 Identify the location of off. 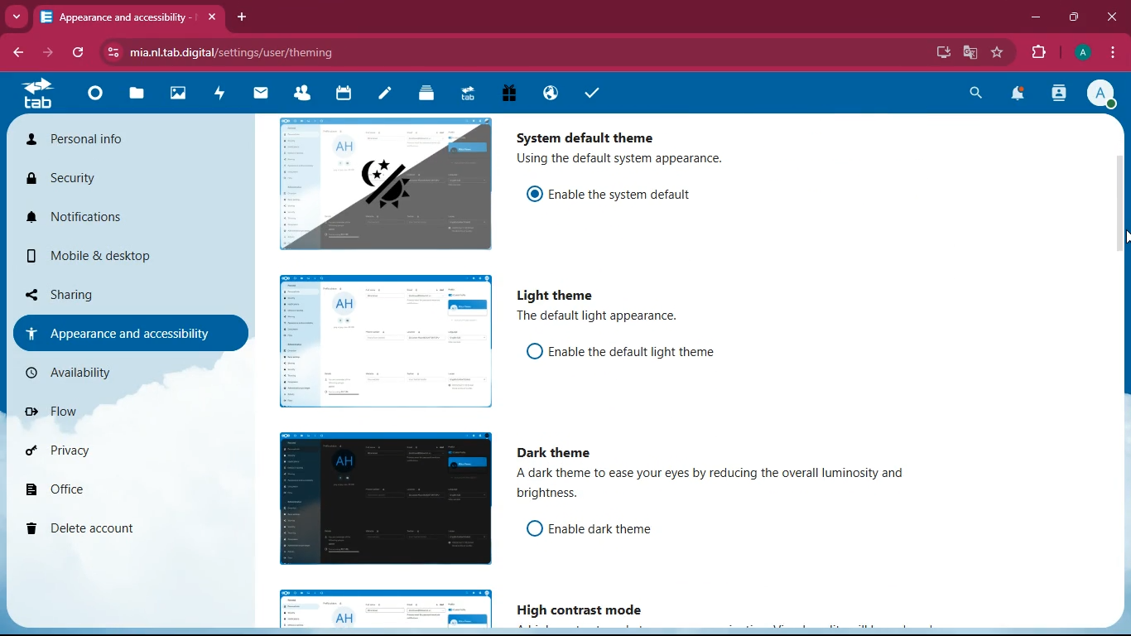
(534, 351).